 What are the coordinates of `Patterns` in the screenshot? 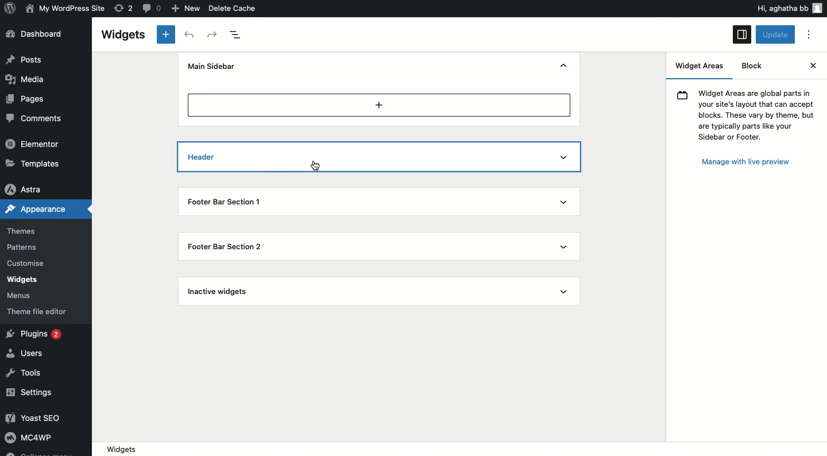 It's located at (24, 247).